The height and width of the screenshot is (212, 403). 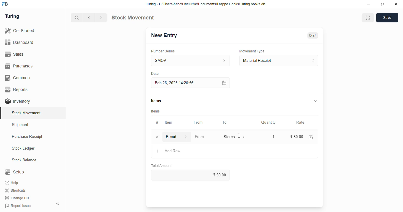 What do you see at coordinates (18, 206) in the screenshot?
I see `report issue` at bounding box center [18, 206].